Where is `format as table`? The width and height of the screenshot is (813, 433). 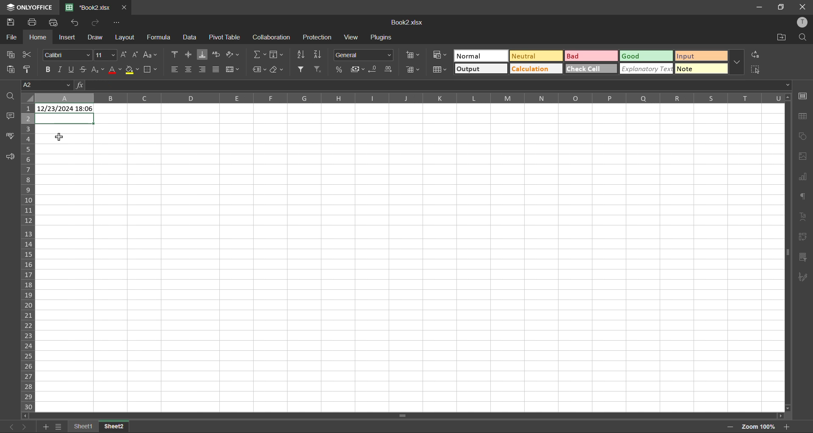 format as table is located at coordinates (441, 70).